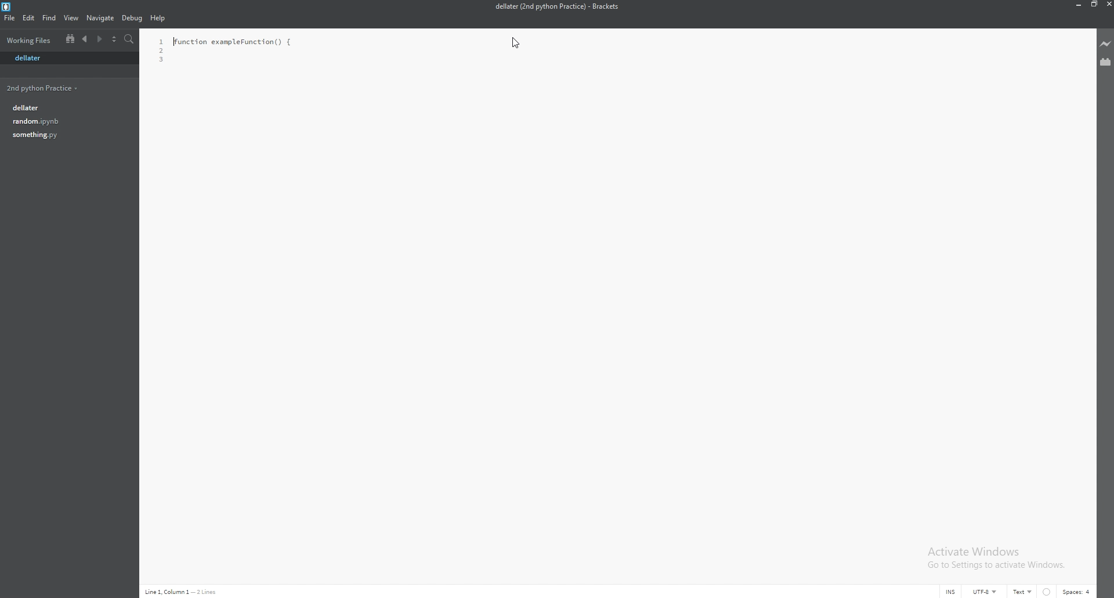 Image resolution: width=1114 pixels, height=598 pixels. I want to click on close, so click(1109, 4).